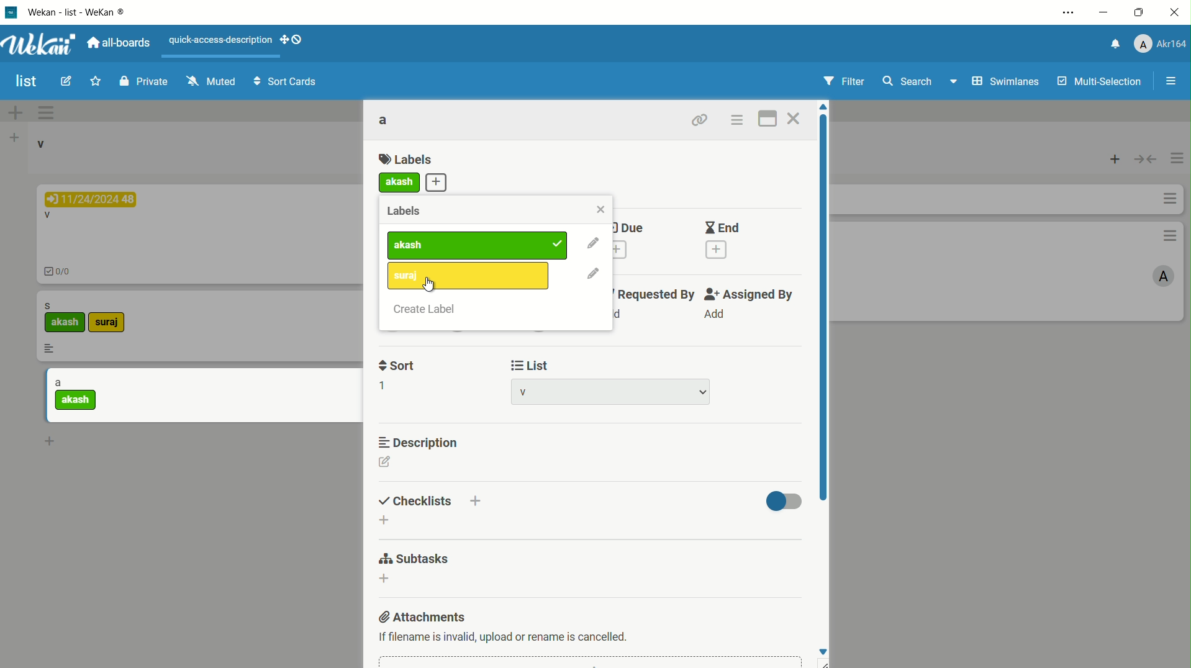  I want to click on add, so click(48, 438).